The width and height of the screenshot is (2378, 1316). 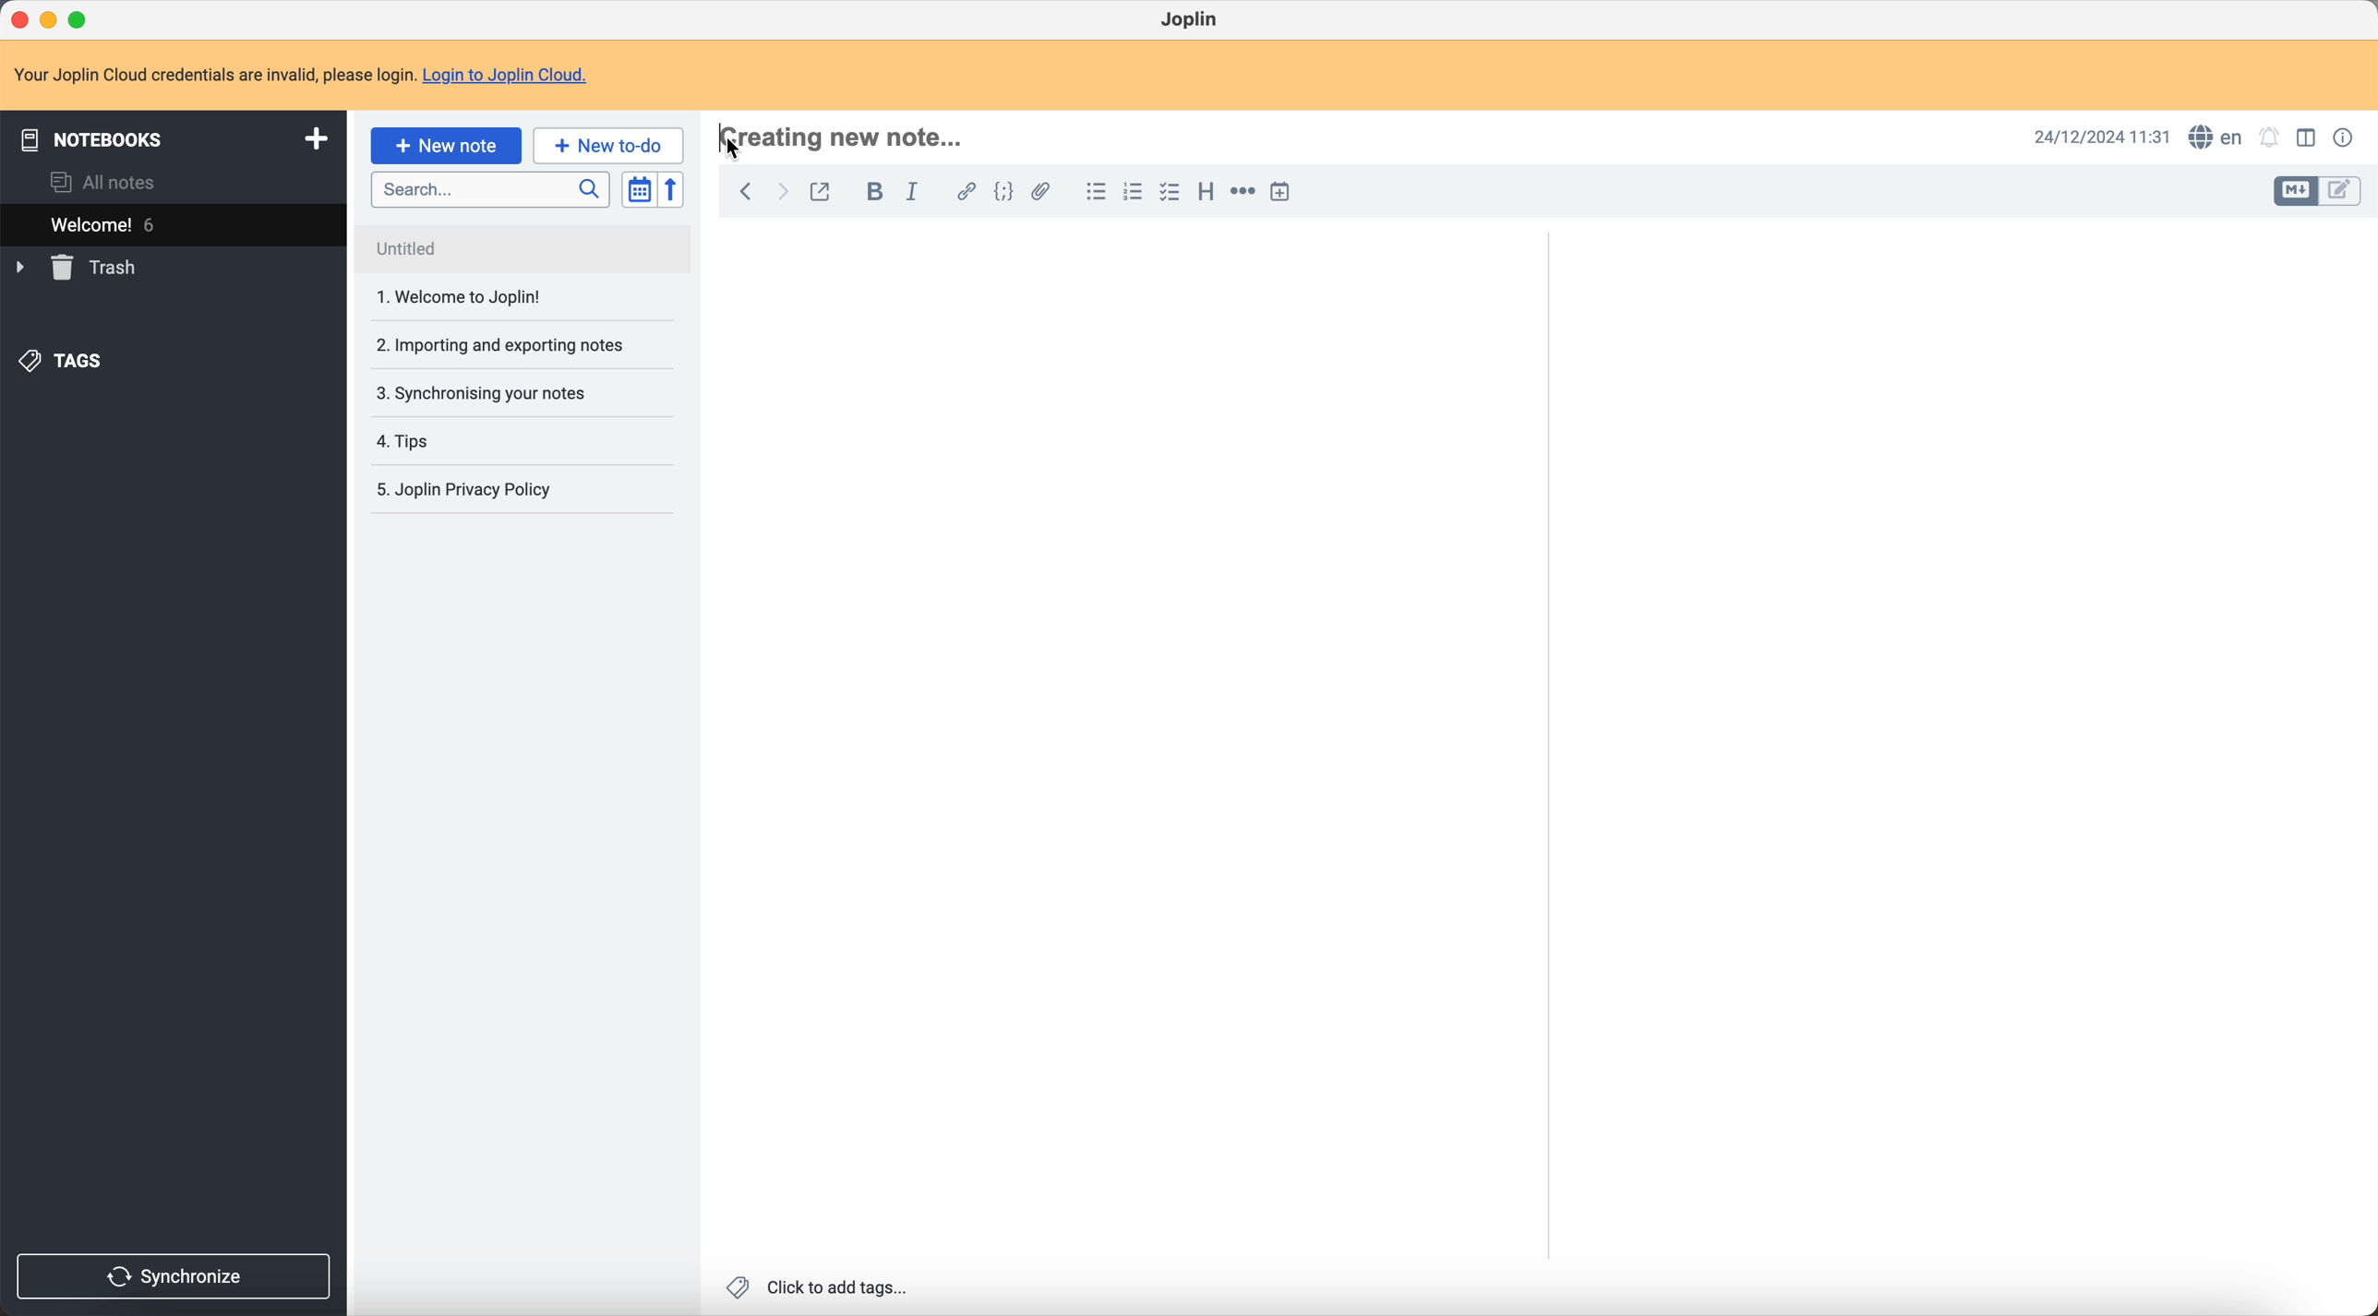 What do you see at coordinates (1096, 194) in the screenshot?
I see `bulleted list` at bounding box center [1096, 194].